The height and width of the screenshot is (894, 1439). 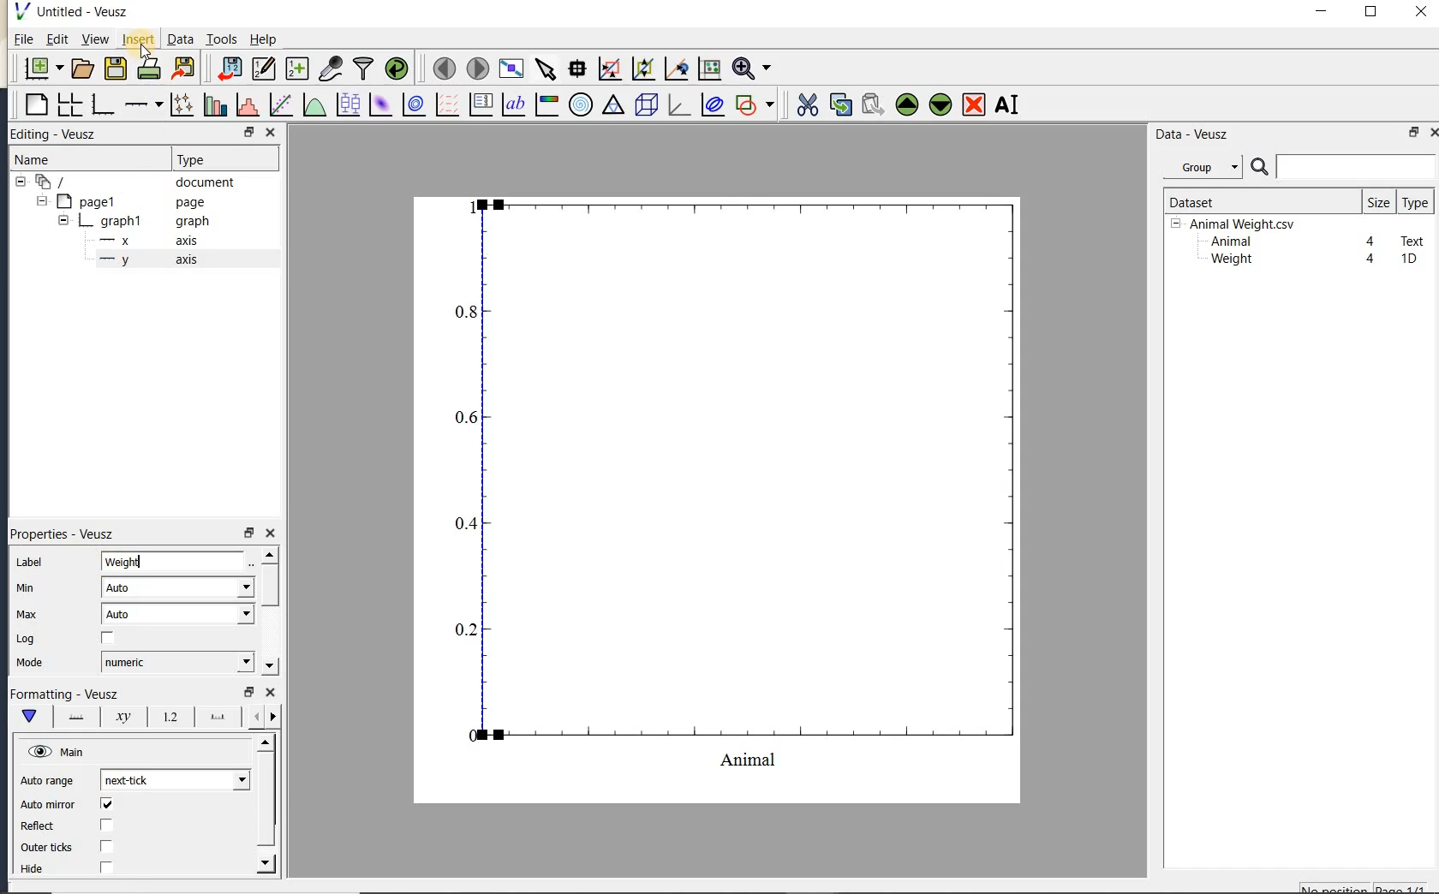 I want to click on plot bar charts, so click(x=215, y=104).